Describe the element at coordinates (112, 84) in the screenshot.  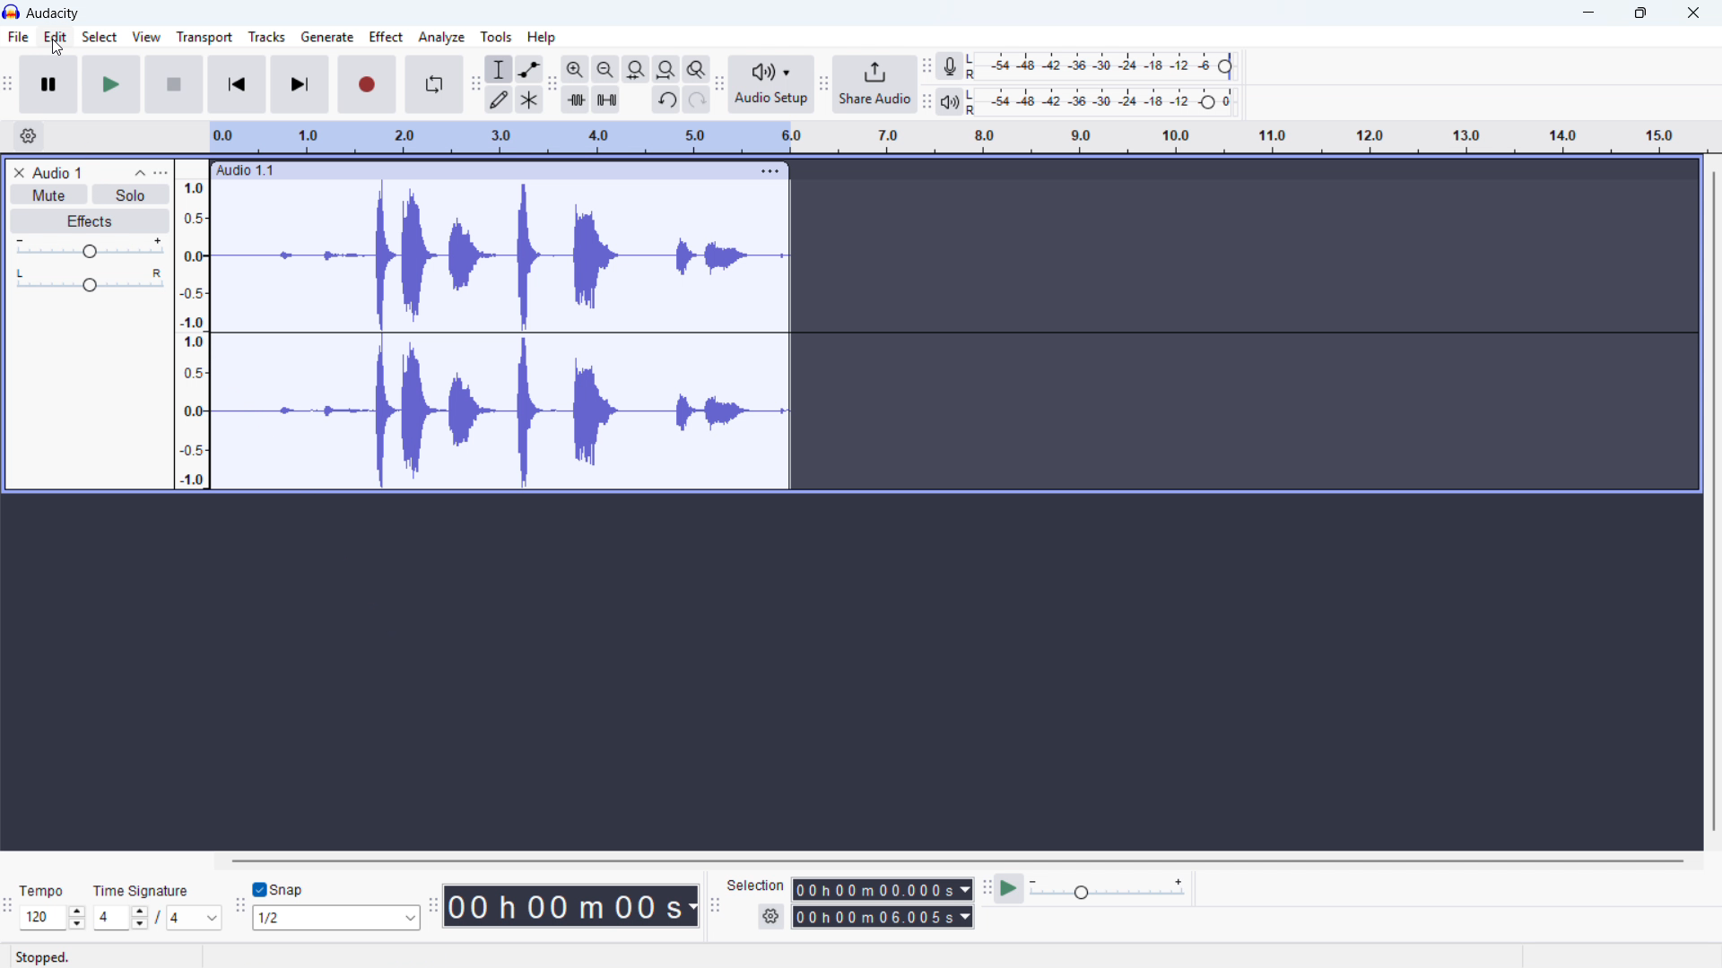
I see `play` at that location.